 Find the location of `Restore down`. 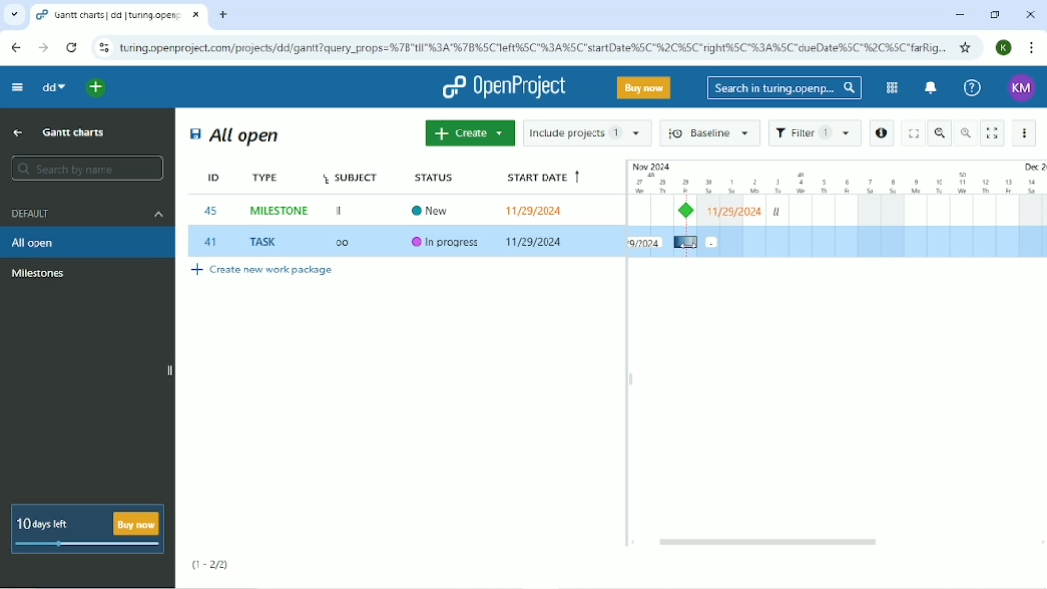

Restore down is located at coordinates (996, 15).